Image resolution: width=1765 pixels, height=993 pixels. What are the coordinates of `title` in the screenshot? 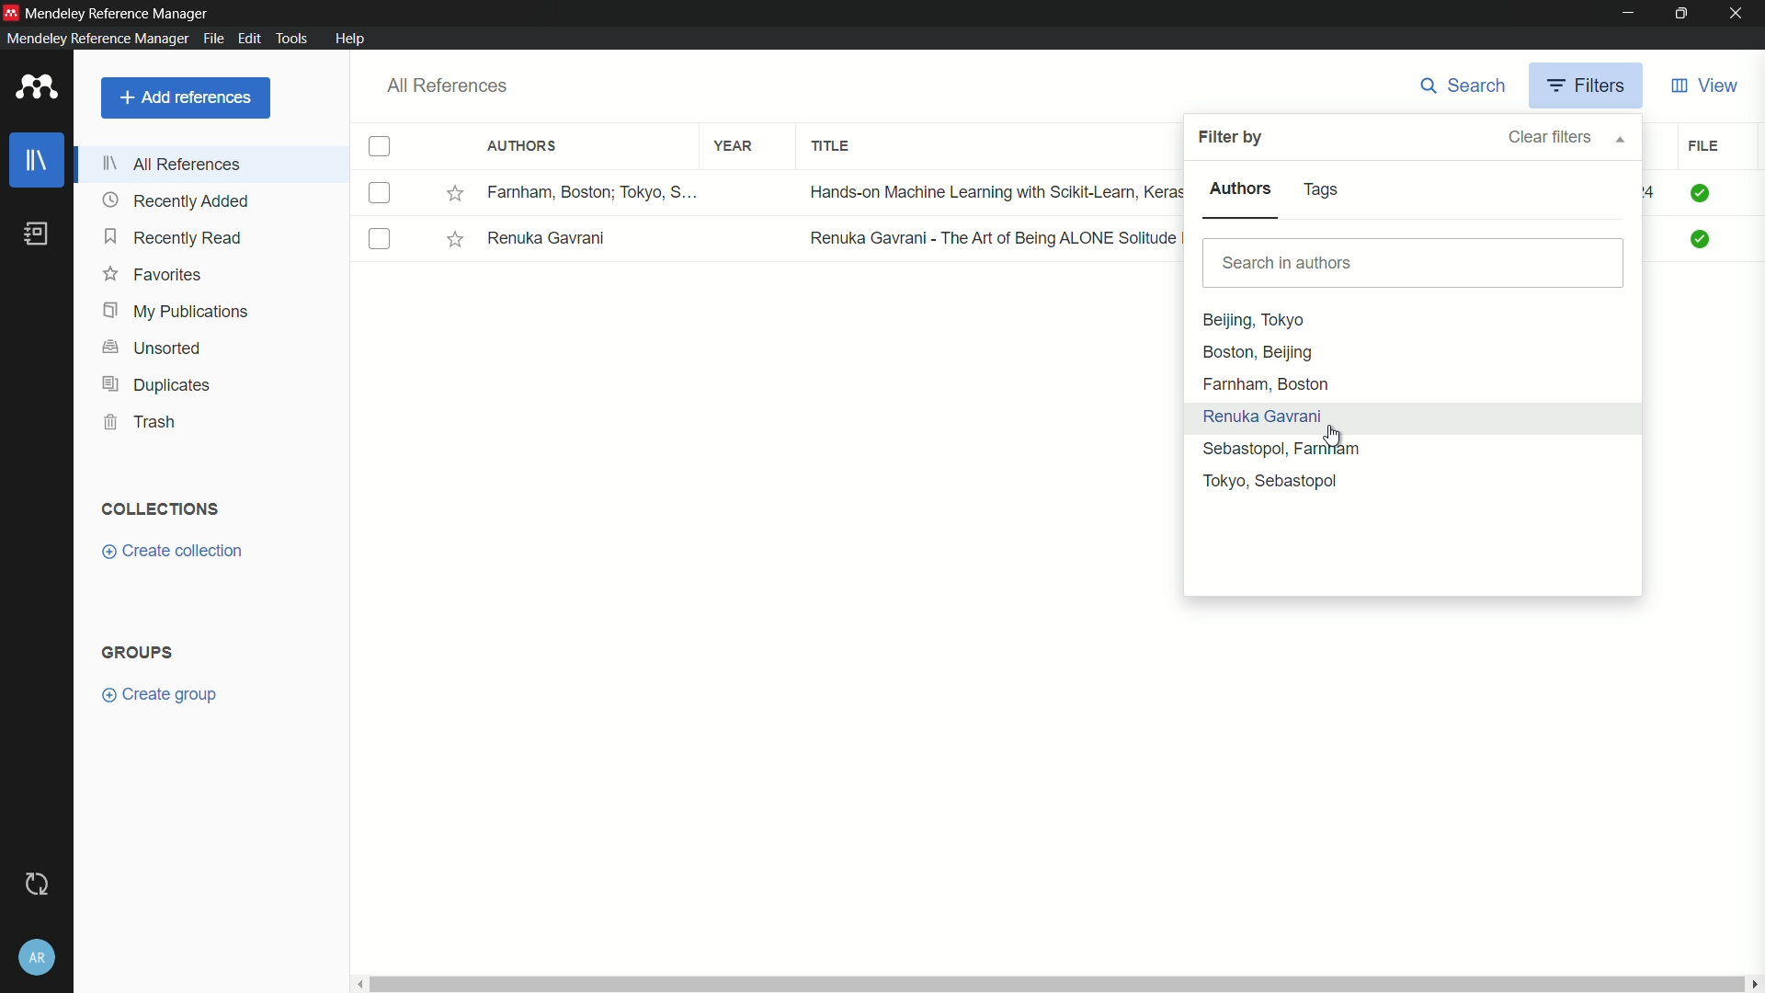 It's located at (830, 145).